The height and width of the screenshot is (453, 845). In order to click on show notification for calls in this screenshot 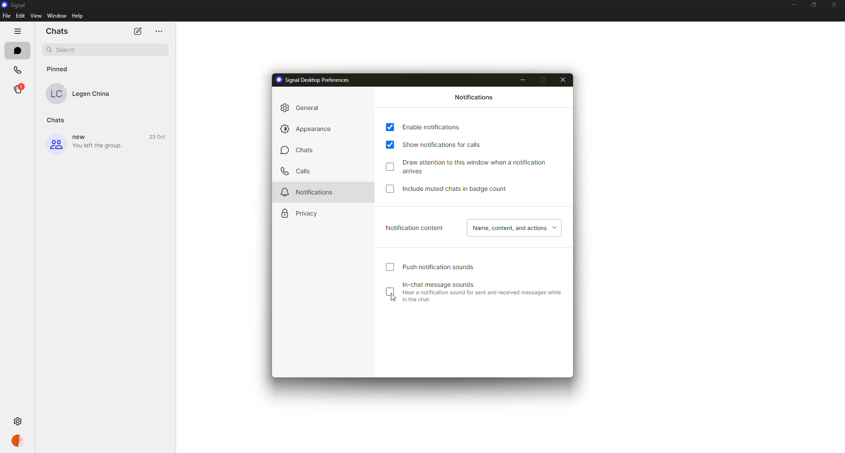, I will do `click(444, 145)`.